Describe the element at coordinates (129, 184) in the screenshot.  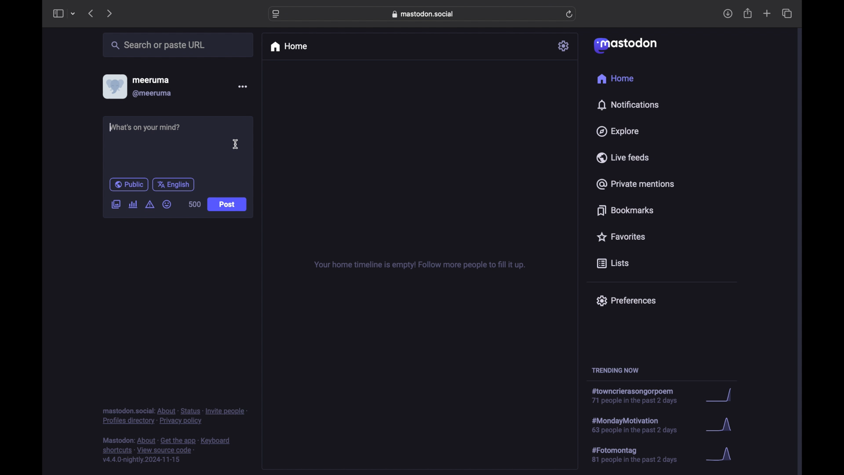
I see `public` at that location.